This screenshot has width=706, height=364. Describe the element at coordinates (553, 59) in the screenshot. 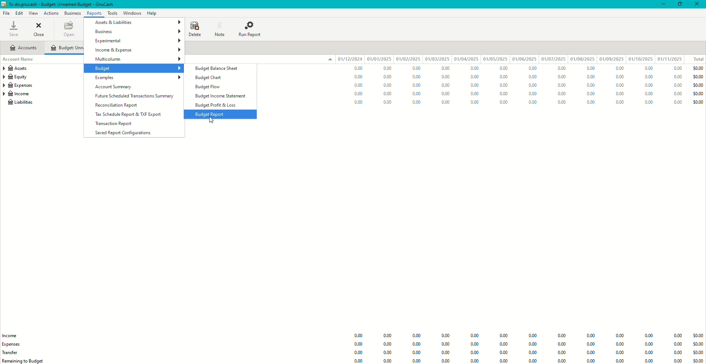

I see `01/07/2025` at that location.